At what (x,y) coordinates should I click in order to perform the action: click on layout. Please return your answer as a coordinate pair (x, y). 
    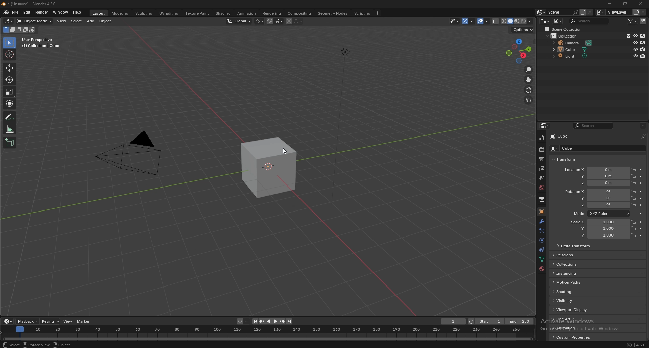
    Looking at the image, I should click on (99, 13).